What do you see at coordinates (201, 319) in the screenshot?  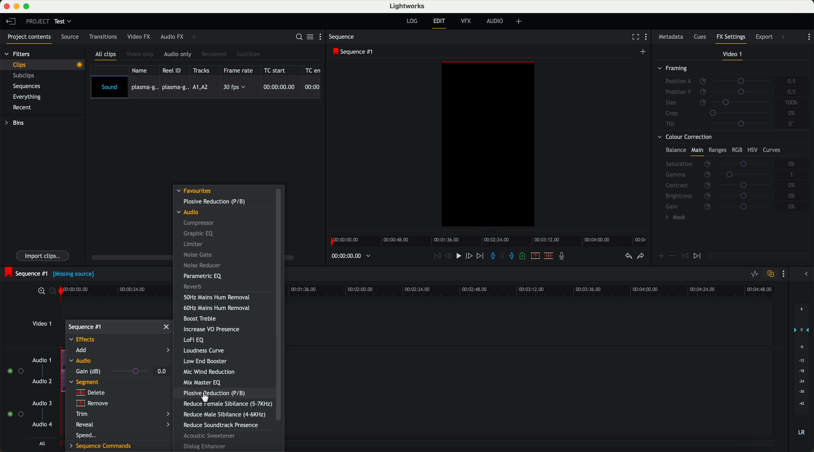 I see `boost treble` at bounding box center [201, 319].